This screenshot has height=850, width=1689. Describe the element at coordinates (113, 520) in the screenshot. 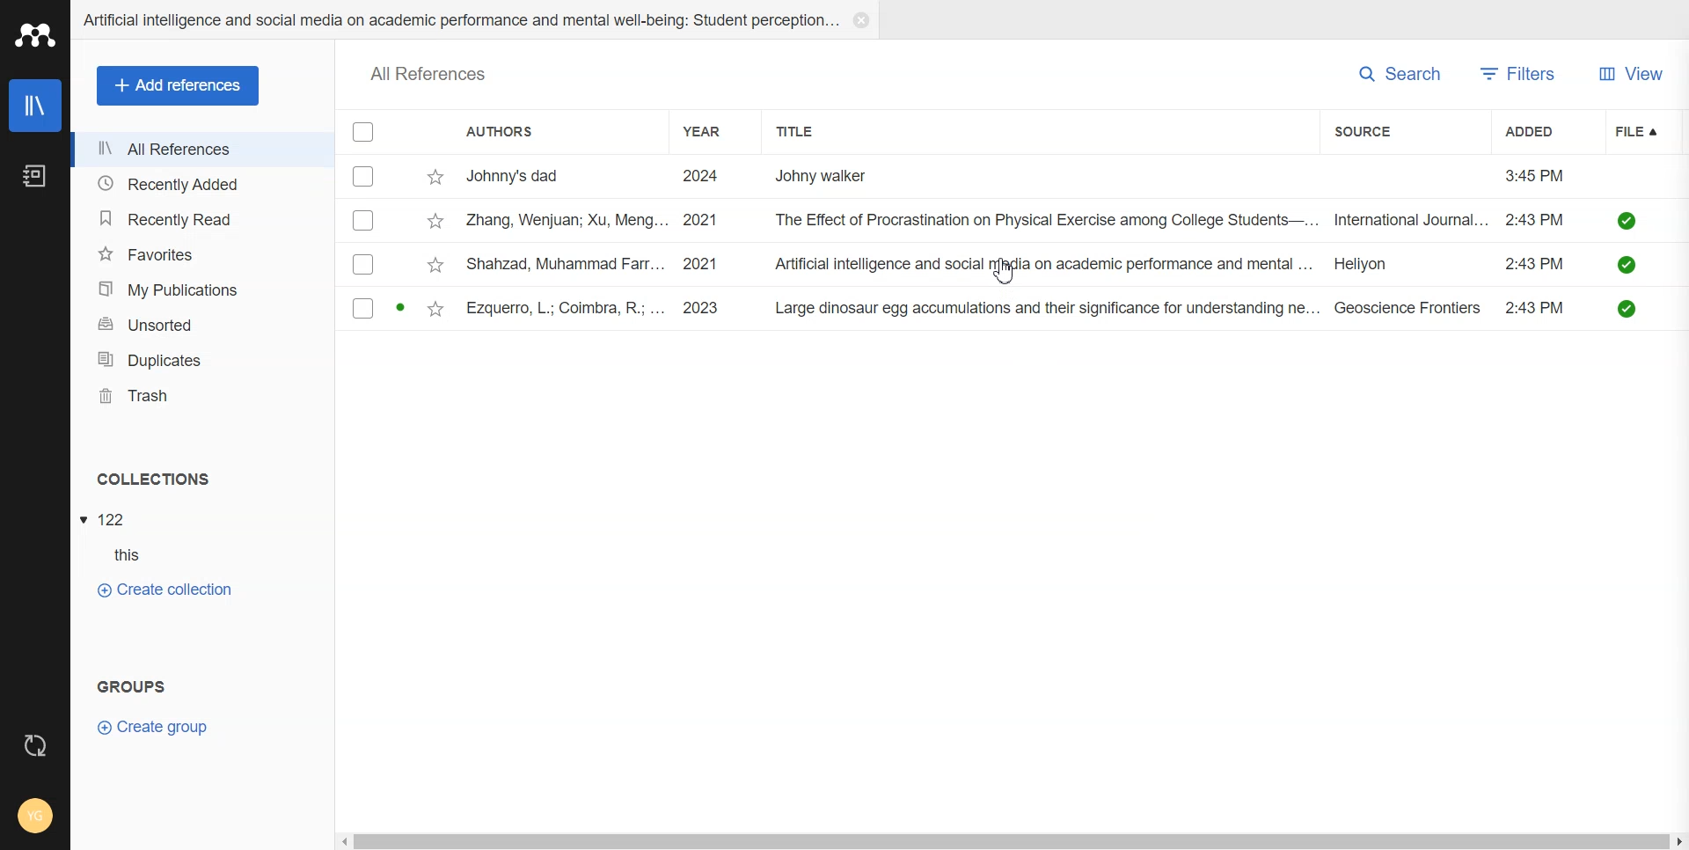

I see `122` at that location.